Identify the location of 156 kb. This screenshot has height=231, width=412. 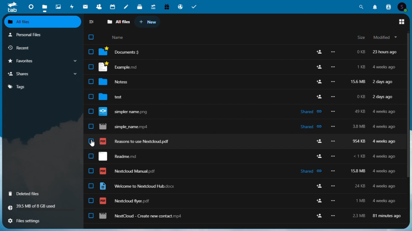
(358, 82).